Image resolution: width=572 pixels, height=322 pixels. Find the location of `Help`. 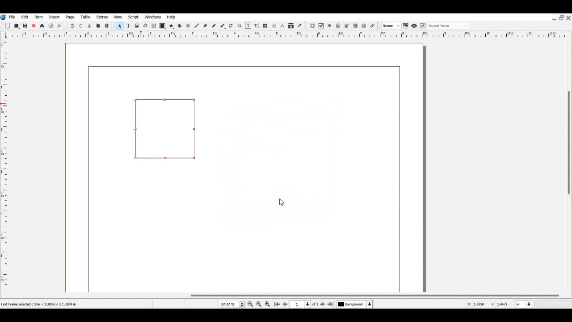

Help is located at coordinates (171, 17).